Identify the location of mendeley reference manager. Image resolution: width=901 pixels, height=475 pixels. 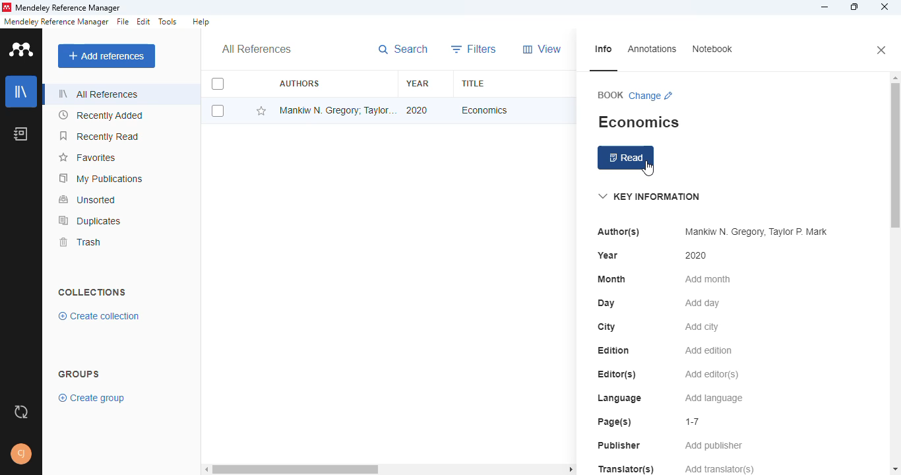
(67, 9).